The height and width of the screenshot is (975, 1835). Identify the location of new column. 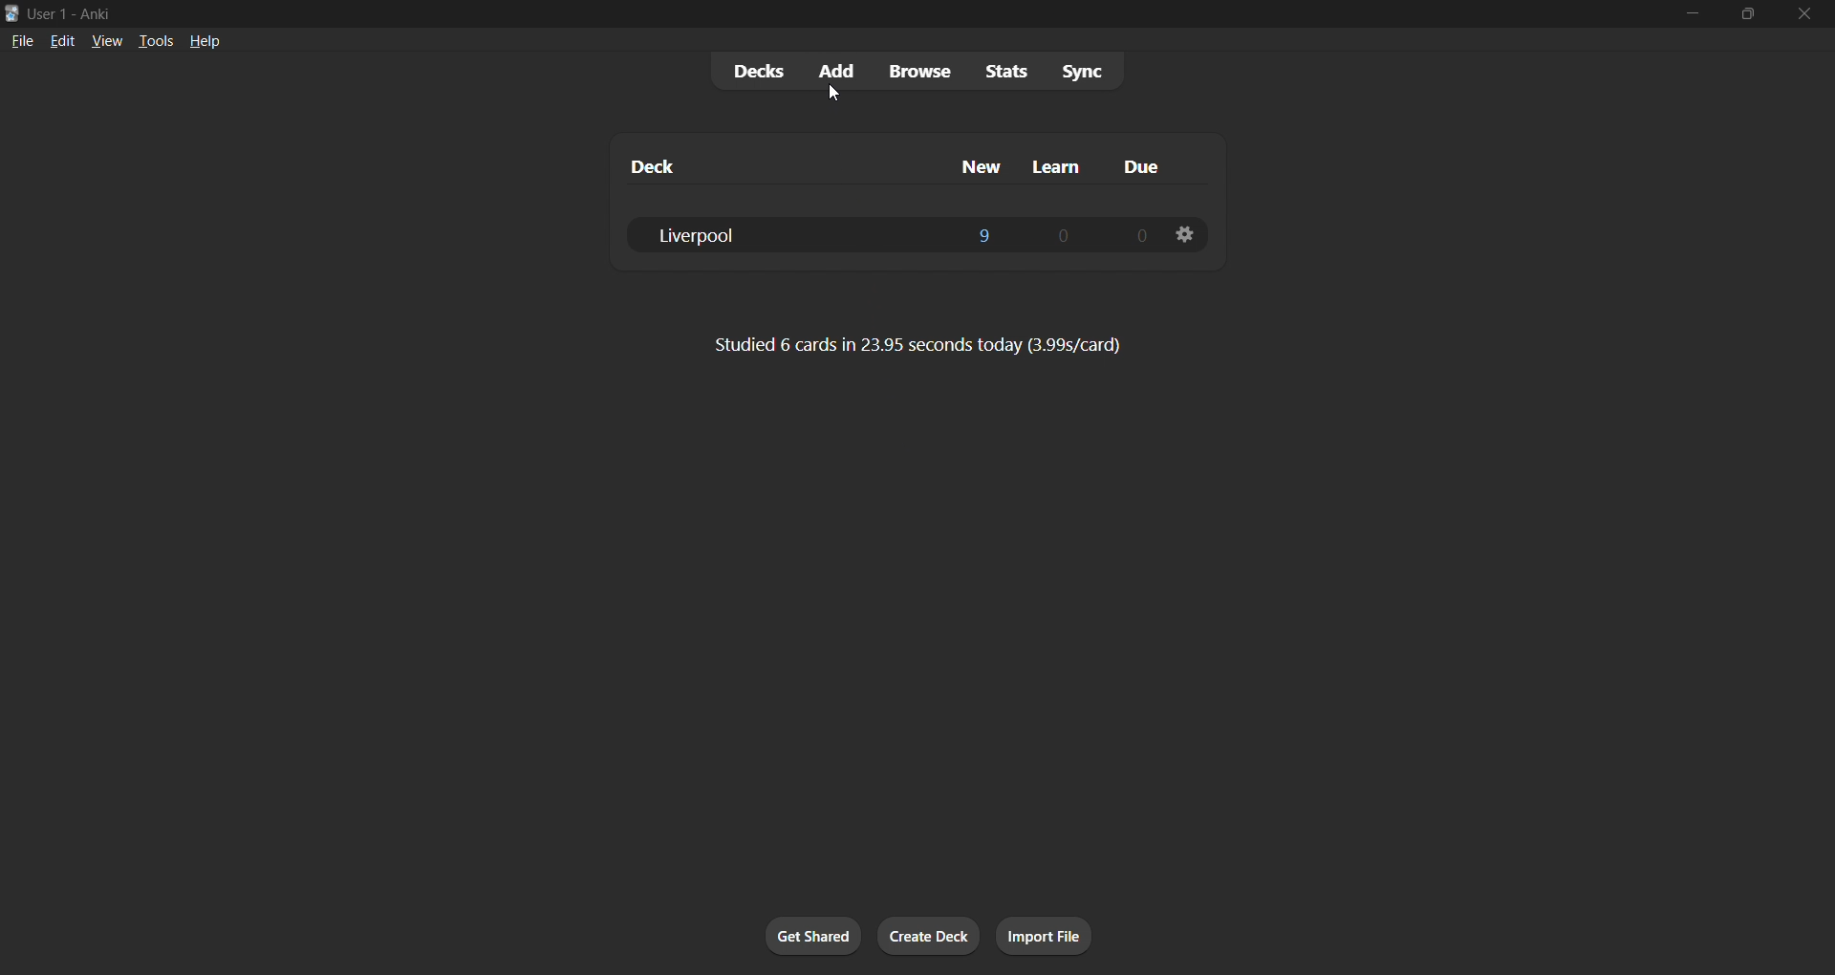
(981, 166).